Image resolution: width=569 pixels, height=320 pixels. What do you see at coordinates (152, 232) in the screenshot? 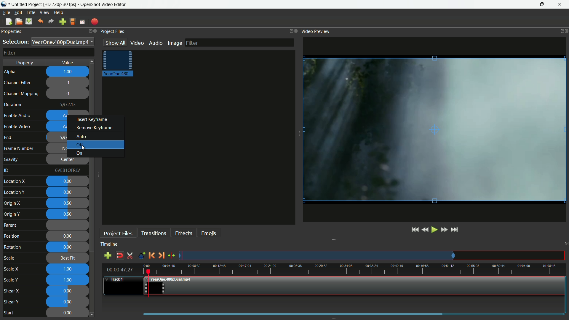
I see `transitions` at bounding box center [152, 232].